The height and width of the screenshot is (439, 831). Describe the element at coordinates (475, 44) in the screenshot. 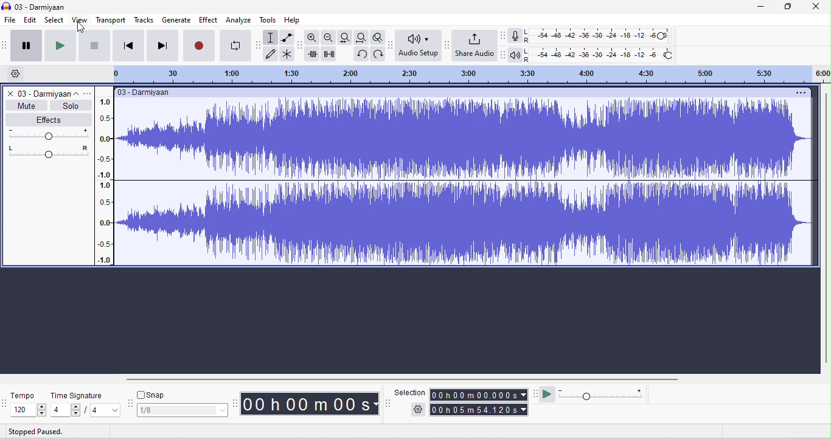

I see `share audio ` at that location.